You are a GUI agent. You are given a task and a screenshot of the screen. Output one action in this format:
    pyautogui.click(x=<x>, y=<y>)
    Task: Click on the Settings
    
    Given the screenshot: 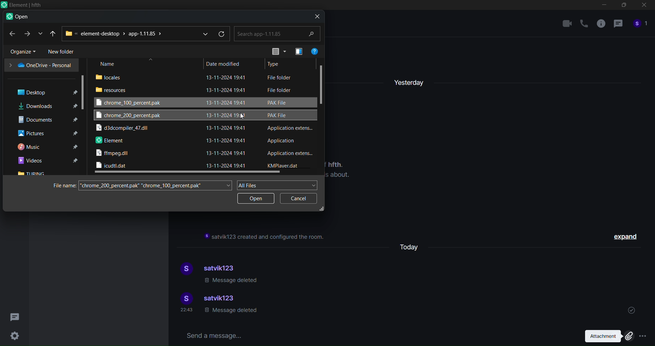 What is the action you would take?
    pyautogui.click(x=13, y=337)
    